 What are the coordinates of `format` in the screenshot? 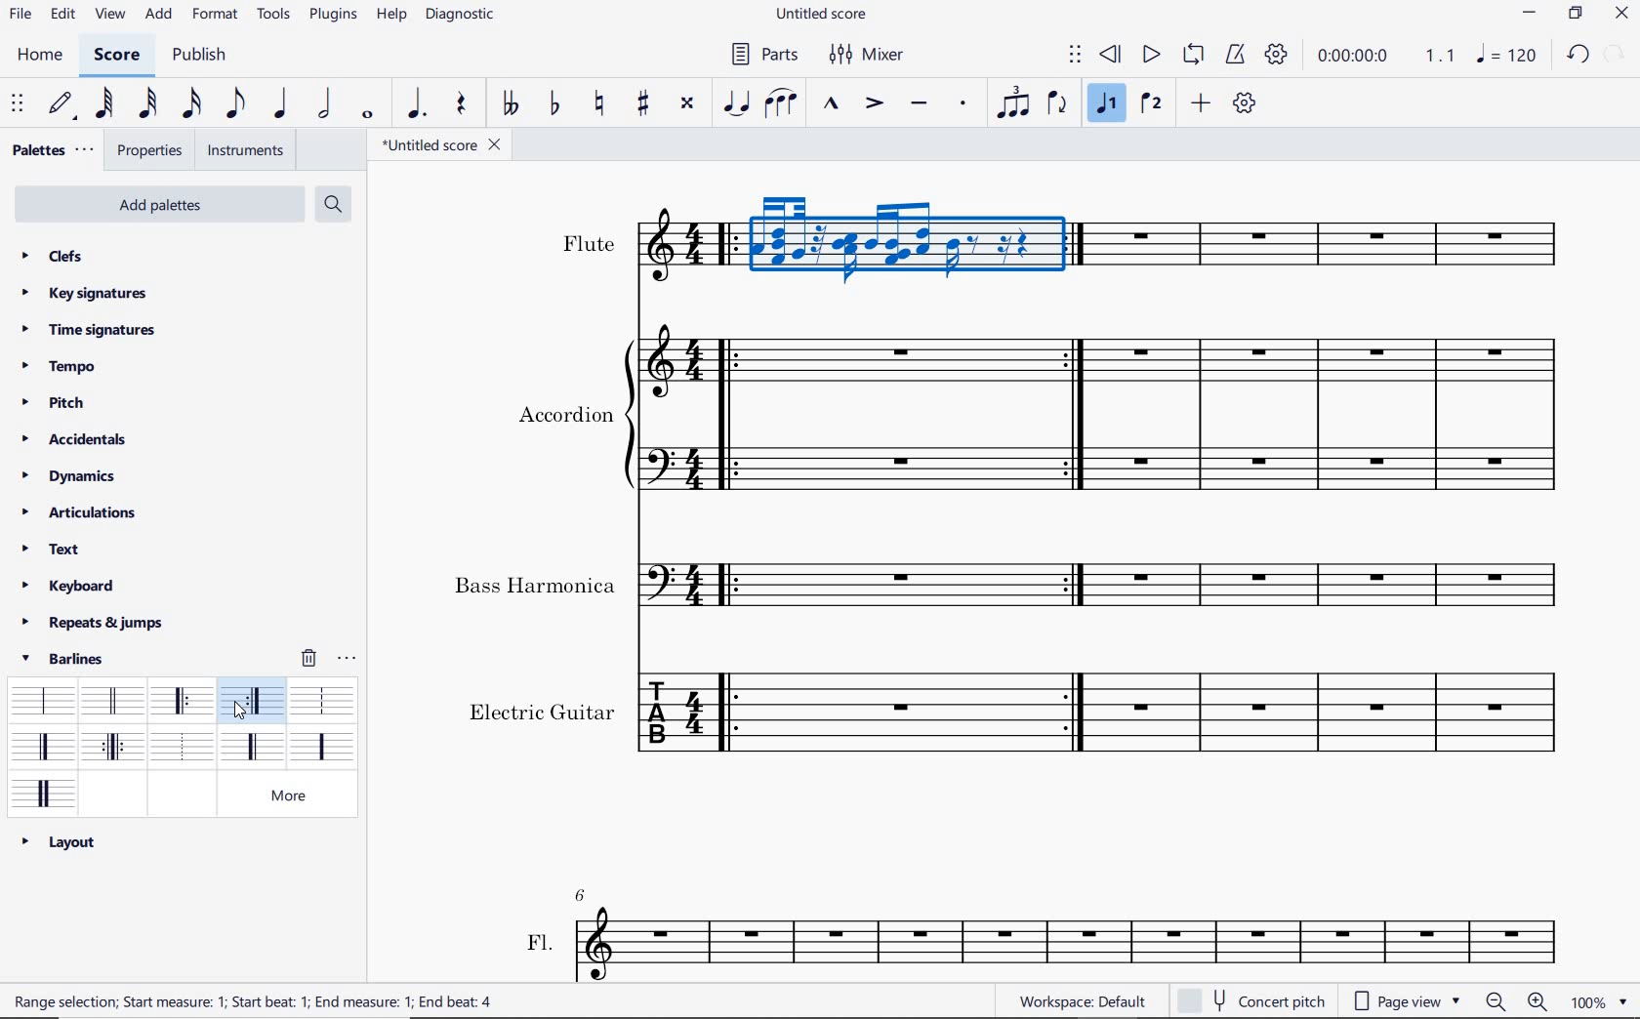 It's located at (215, 18).